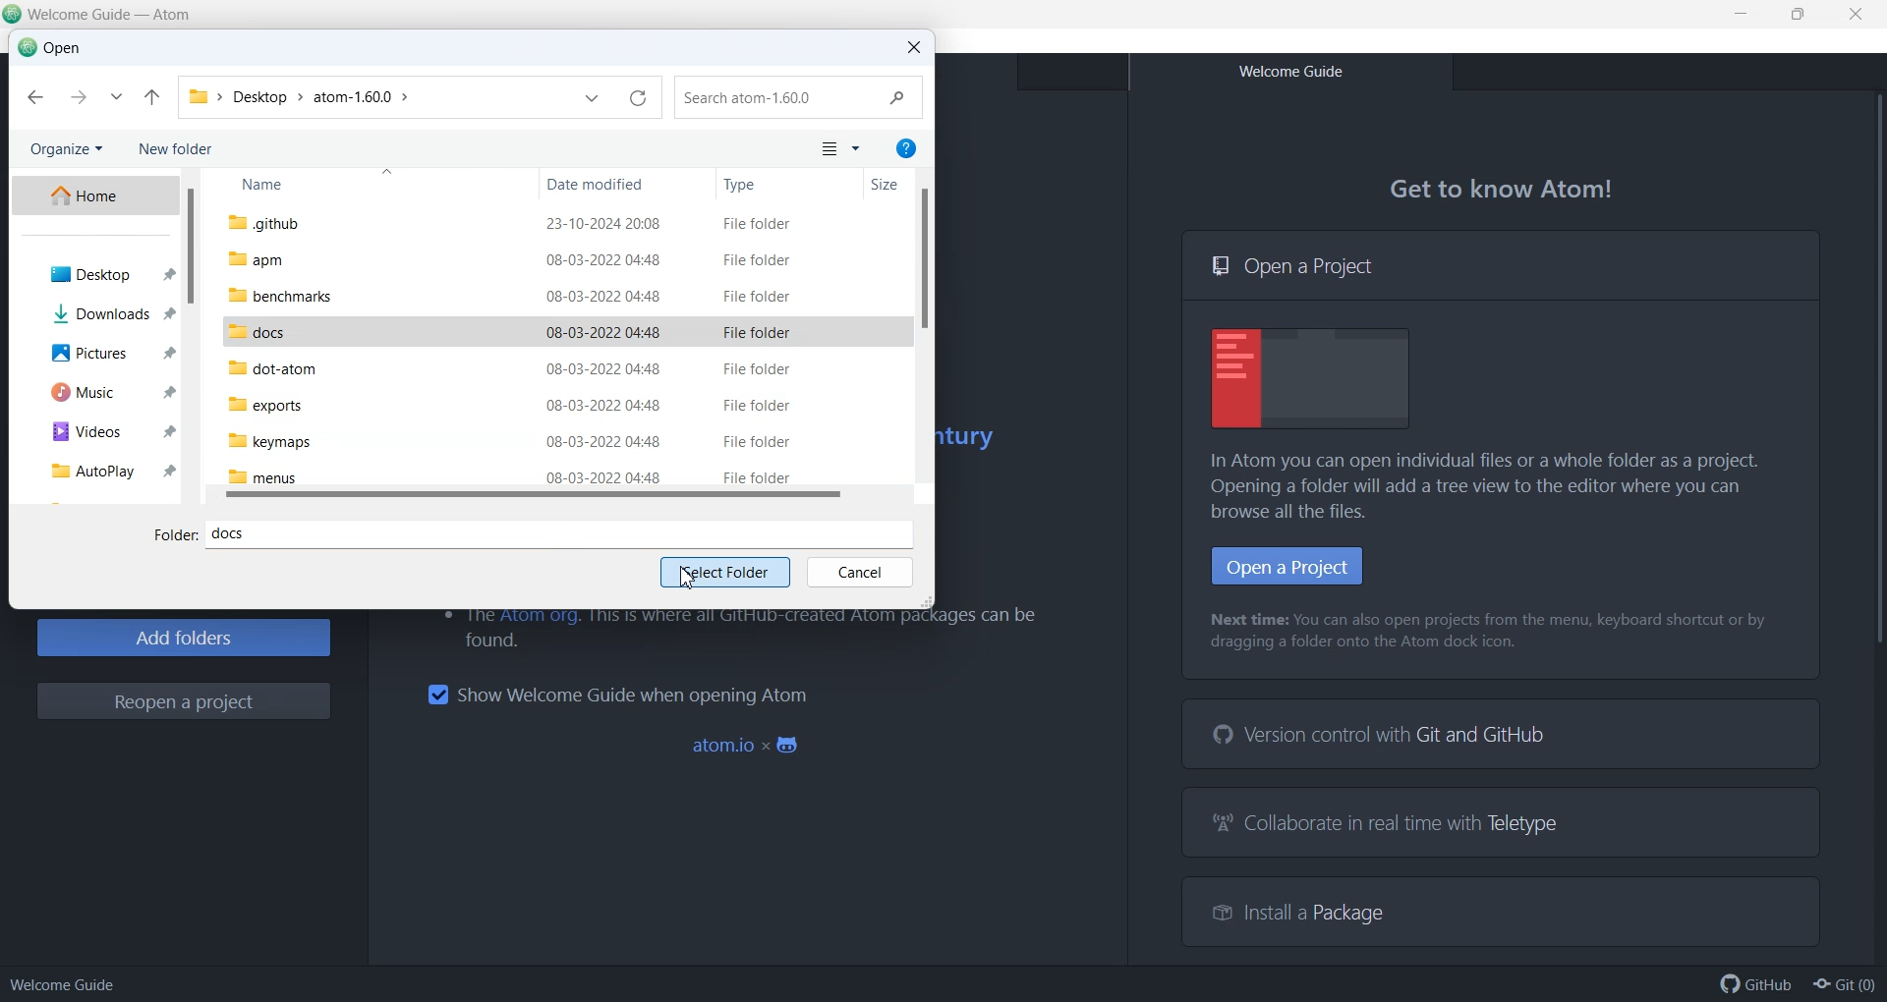  Describe the element at coordinates (604, 442) in the screenshot. I see `08-03-2022 04:48` at that location.